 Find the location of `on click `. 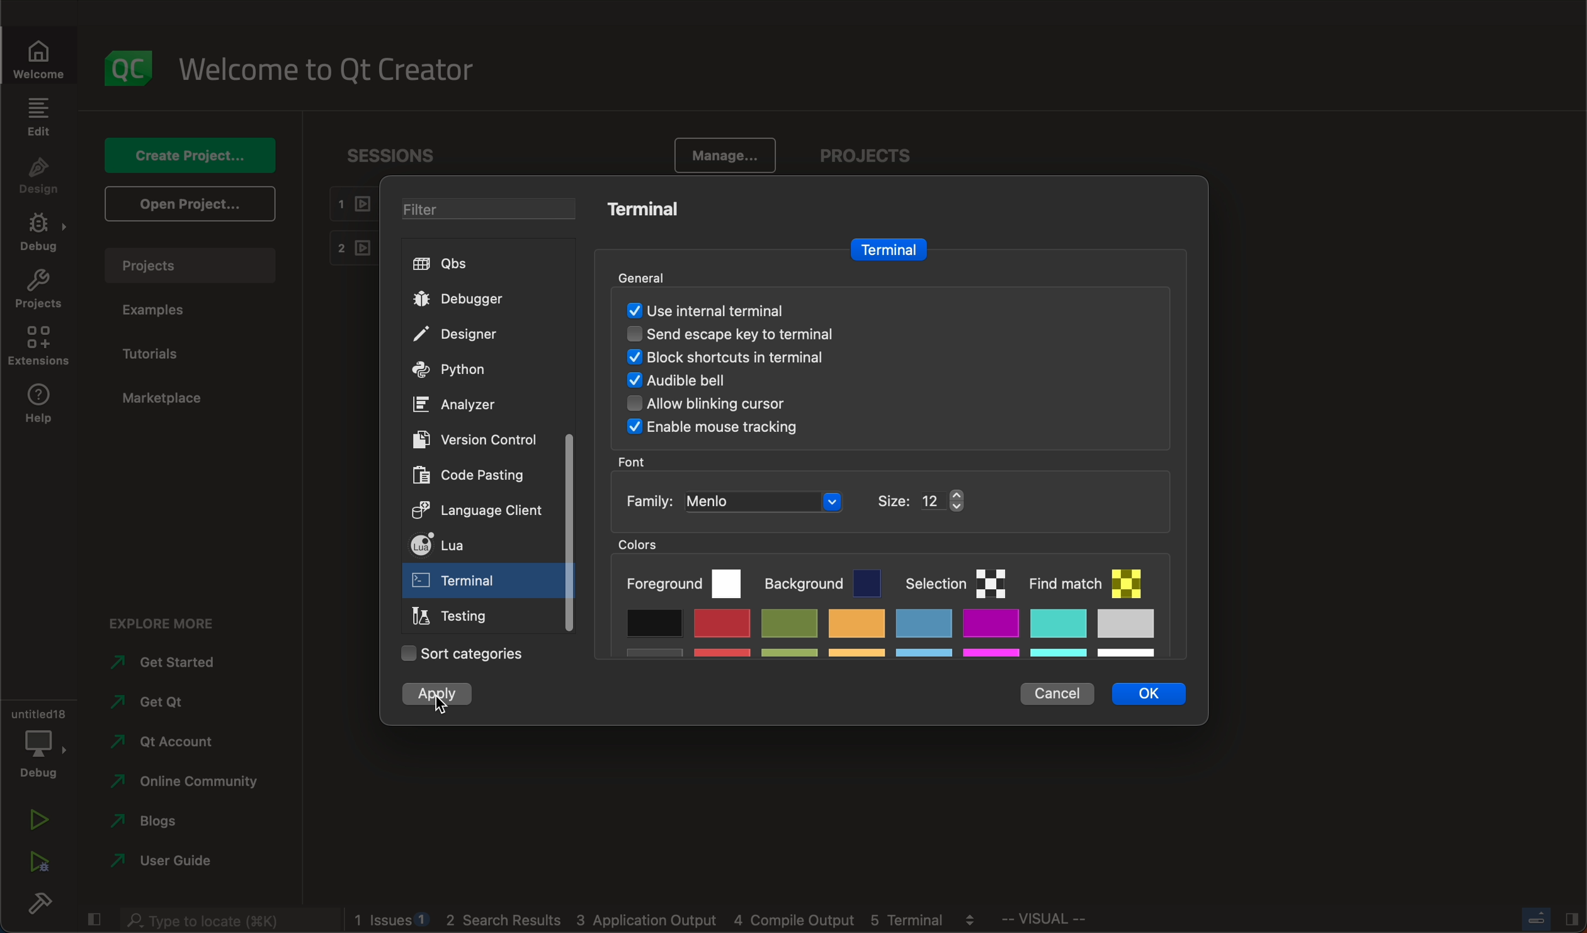

on click  is located at coordinates (460, 584).